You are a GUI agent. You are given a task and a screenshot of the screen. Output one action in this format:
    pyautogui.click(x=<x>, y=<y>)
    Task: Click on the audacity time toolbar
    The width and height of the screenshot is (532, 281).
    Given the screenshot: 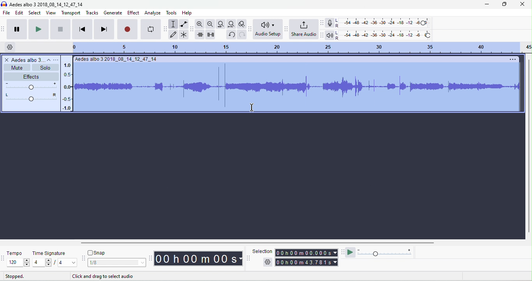 What is the action you would take?
    pyautogui.click(x=150, y=258)
    